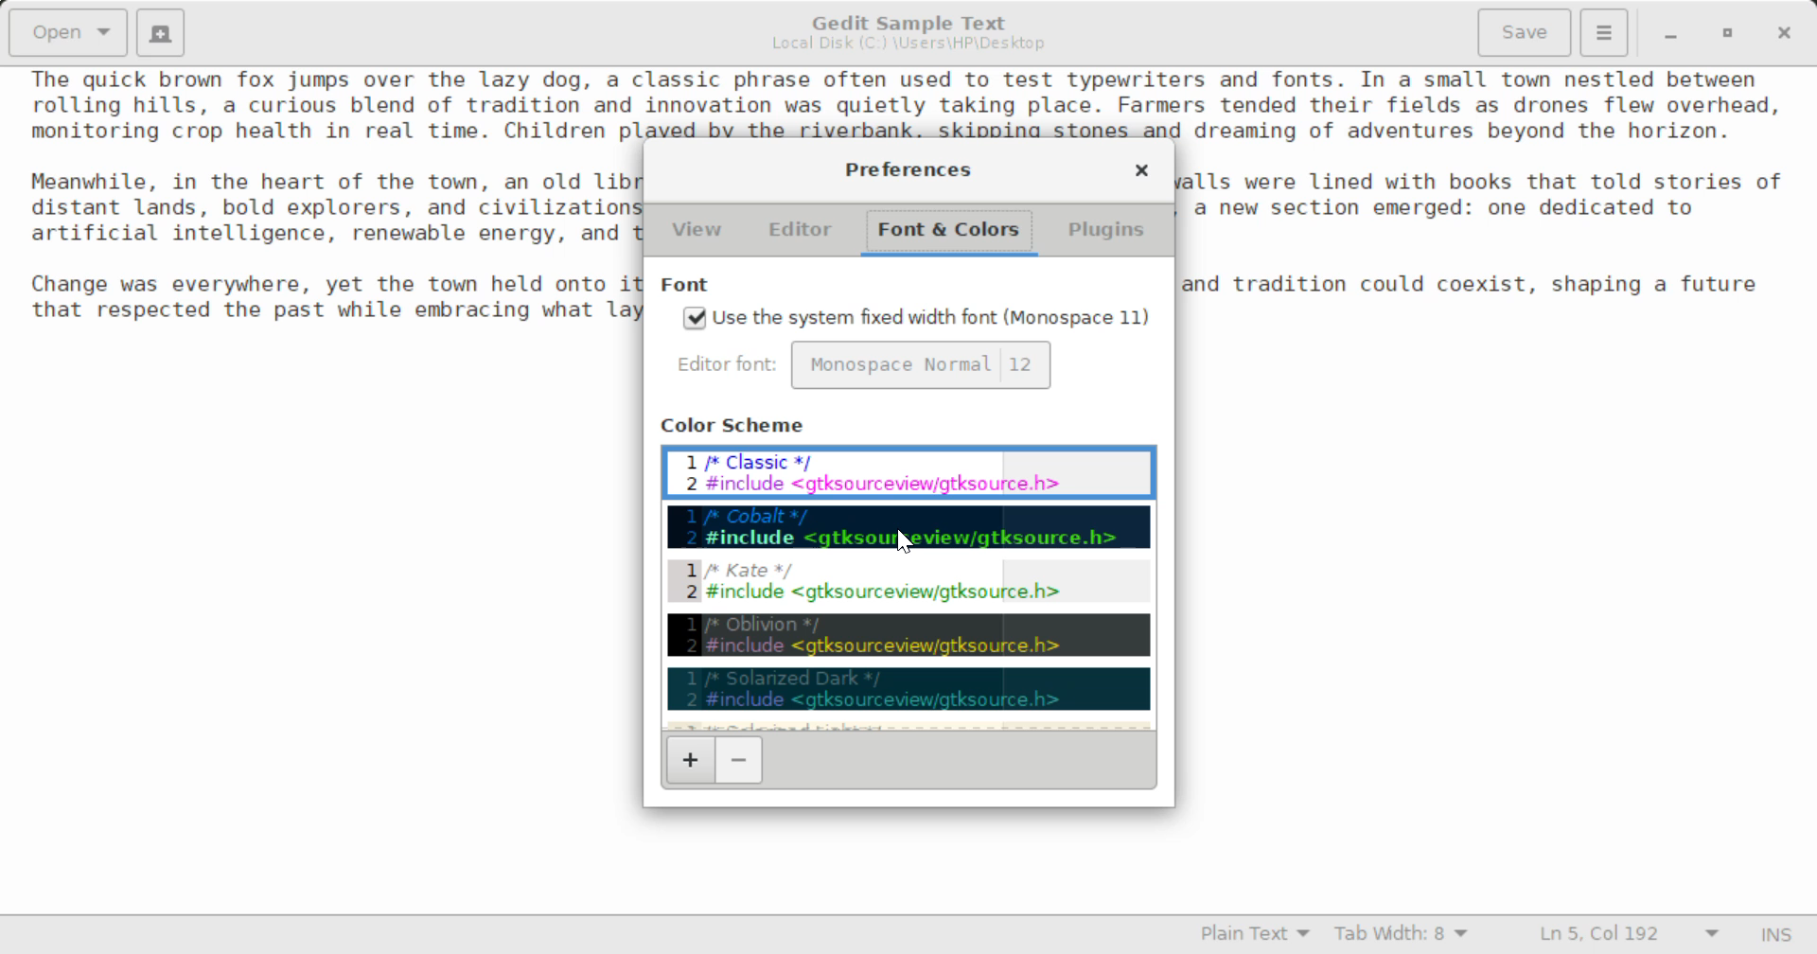 This screenshot has height=954, width=1817. Describe the element at coordinates (908, 585) in the screenshot. I see `Kate Scheme` at that location.